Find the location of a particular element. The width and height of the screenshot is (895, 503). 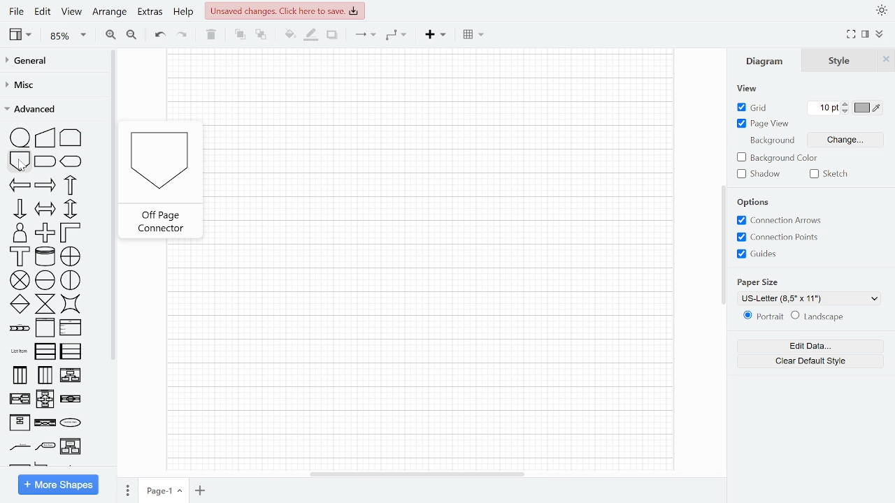

sum is located at coordinates (21, 281).